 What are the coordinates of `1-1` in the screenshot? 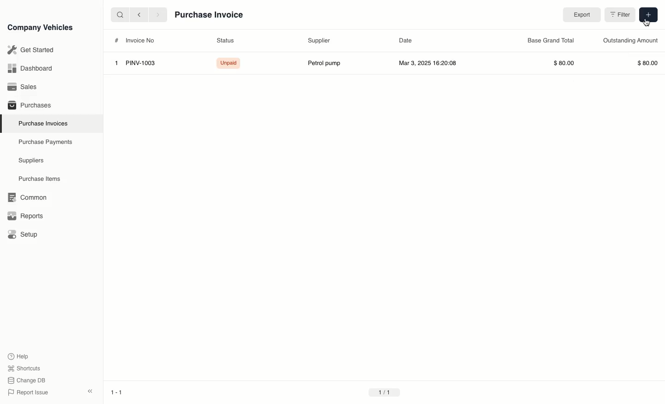 It's located at (118, 393).